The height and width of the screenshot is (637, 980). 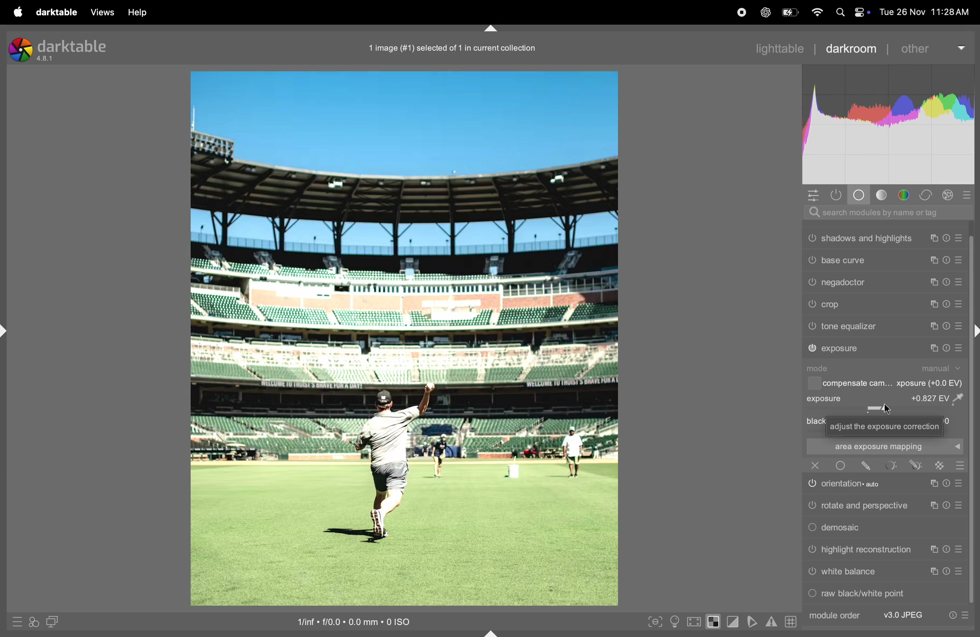 I want to click on Preset, so click(x=961, y=465).